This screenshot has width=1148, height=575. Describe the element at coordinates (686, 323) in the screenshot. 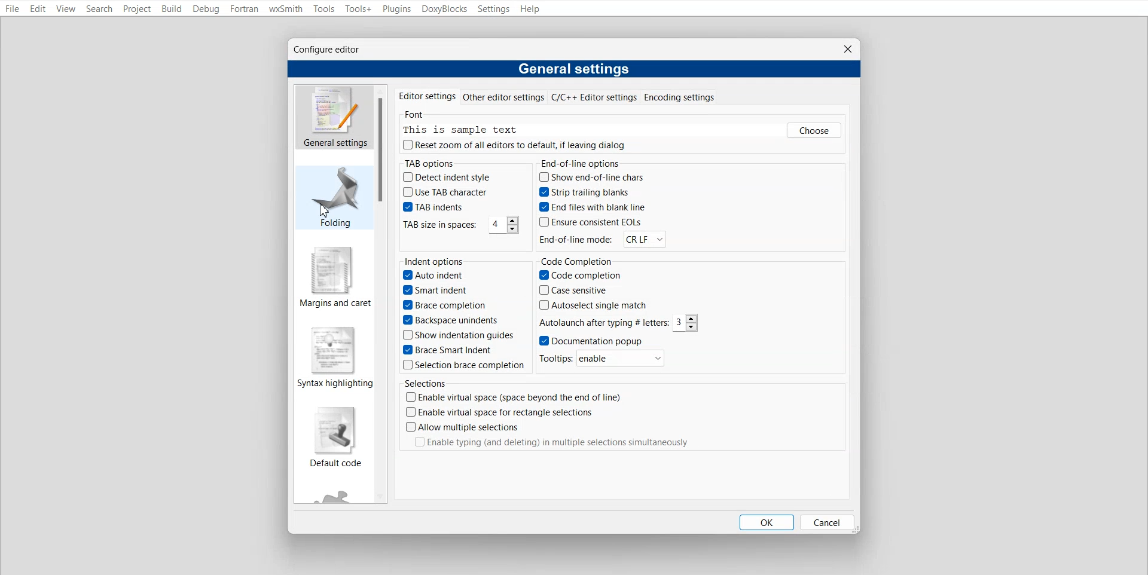

I see `3` at that location.